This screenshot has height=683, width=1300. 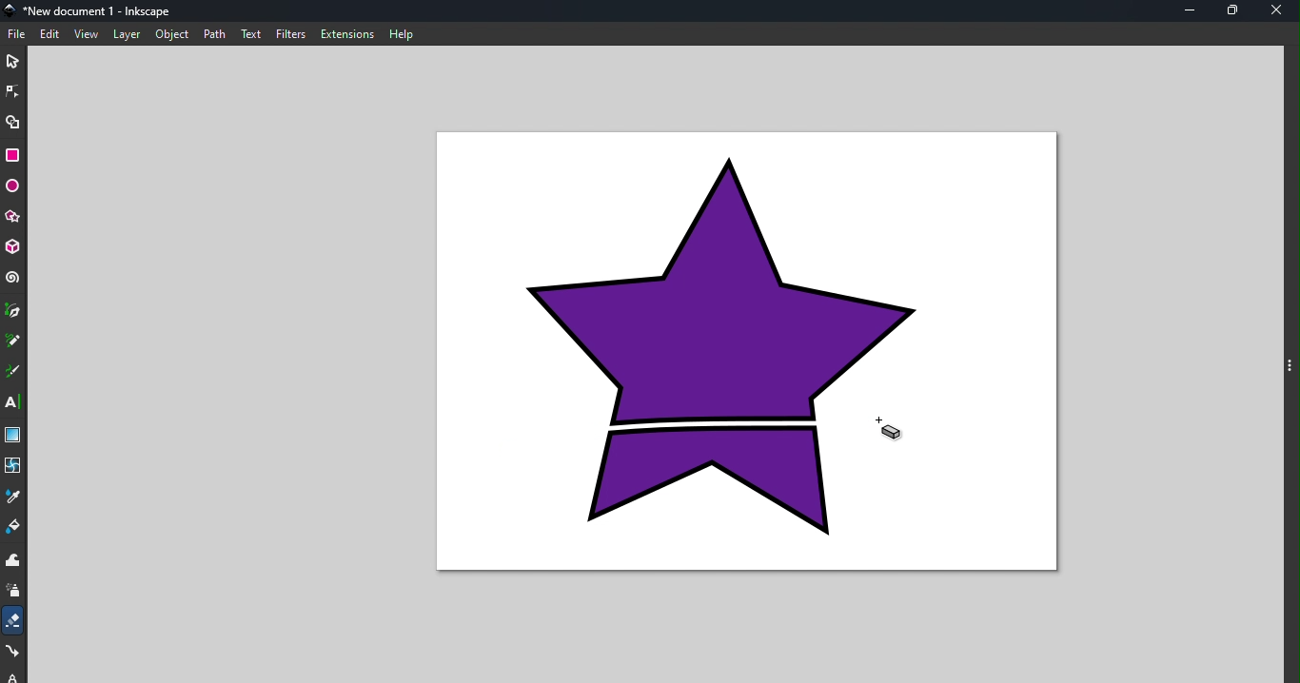 What do you see at coordinates (93, 10) in the screenshot?
I see `file name` at bounding box center [93, 10].